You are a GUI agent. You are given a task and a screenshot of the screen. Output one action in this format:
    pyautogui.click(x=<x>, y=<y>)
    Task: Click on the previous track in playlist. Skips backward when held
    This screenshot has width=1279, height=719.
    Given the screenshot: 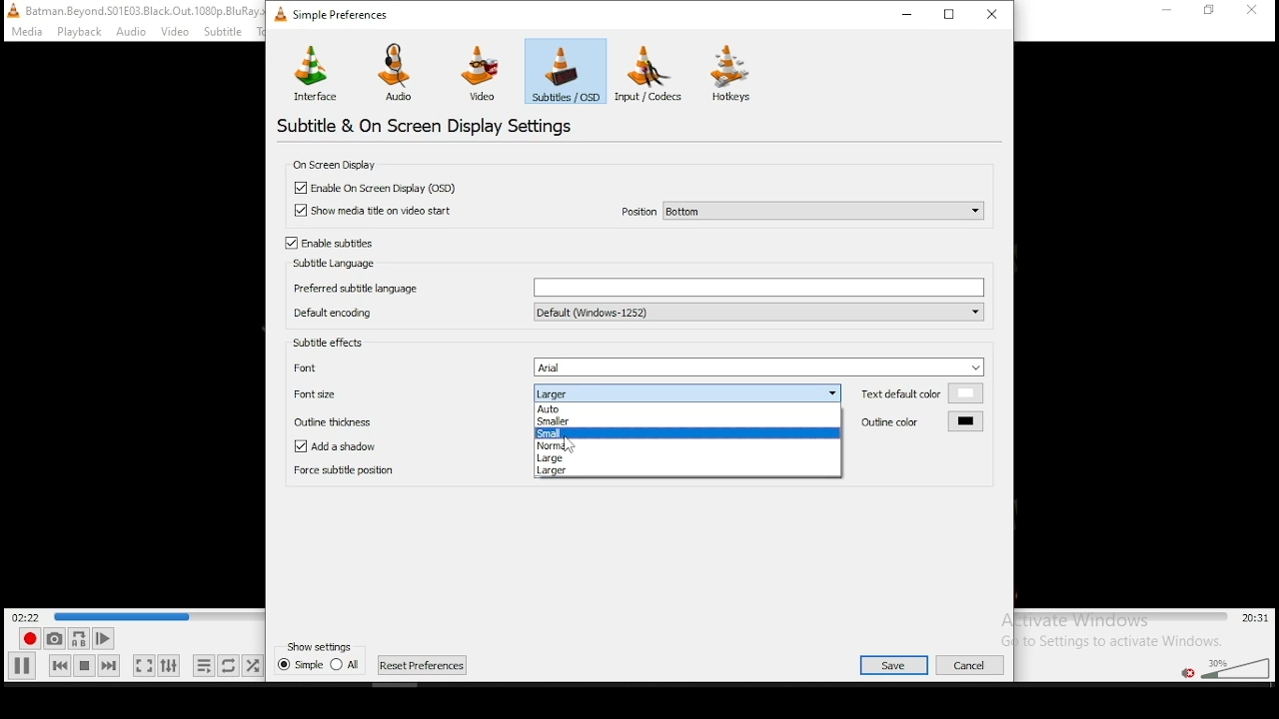 What is the action you would take?
    pyautogui.click(x=59, y=664)
    